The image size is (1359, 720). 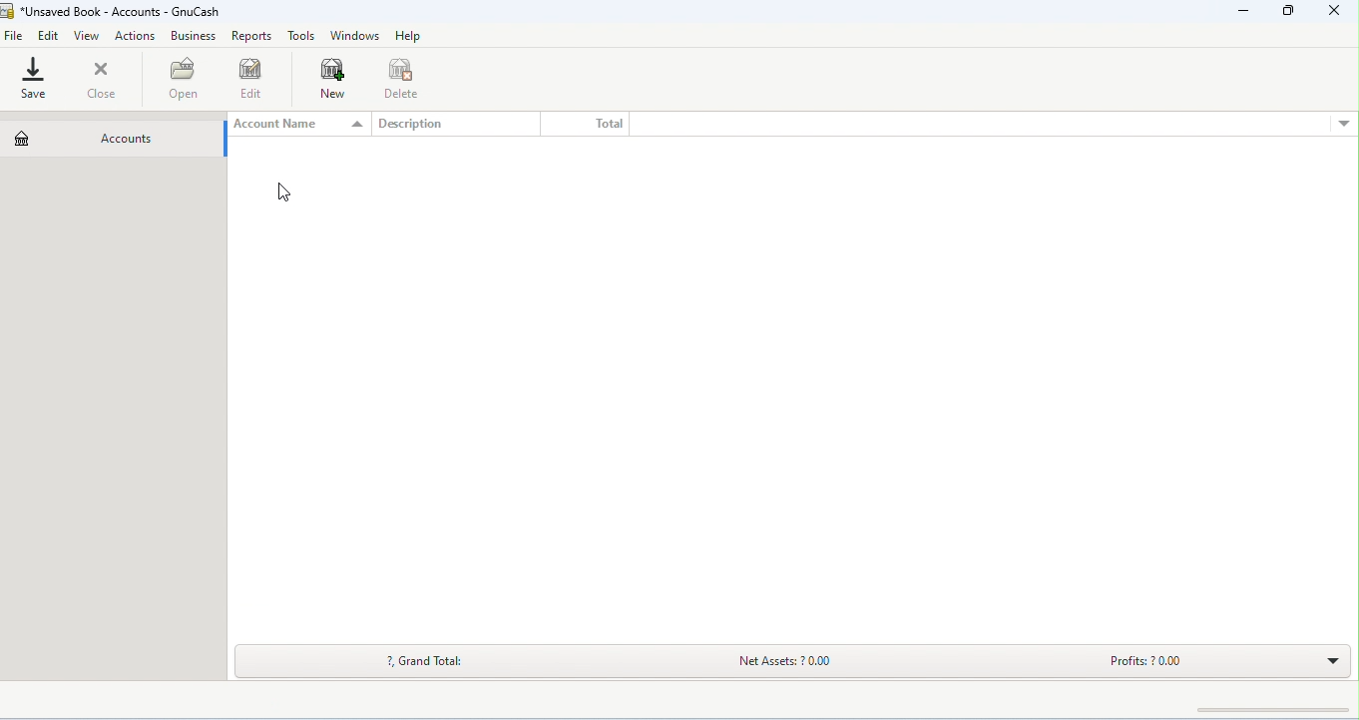 I want to click on file, so click(x=14, y=37).